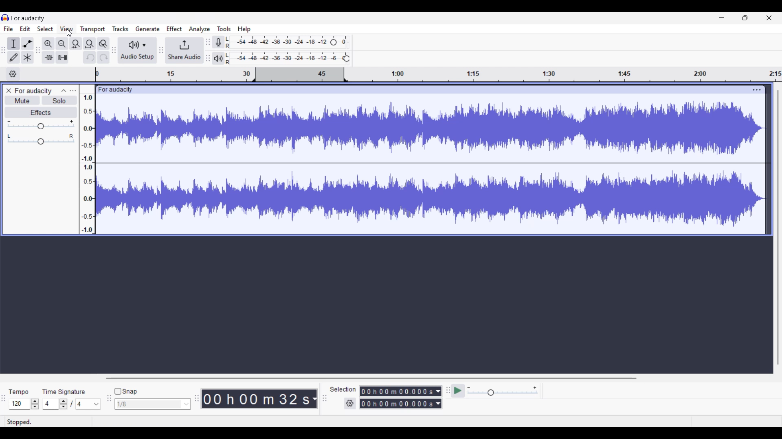  I want to click on Silence audio selection, so click(62, 57).